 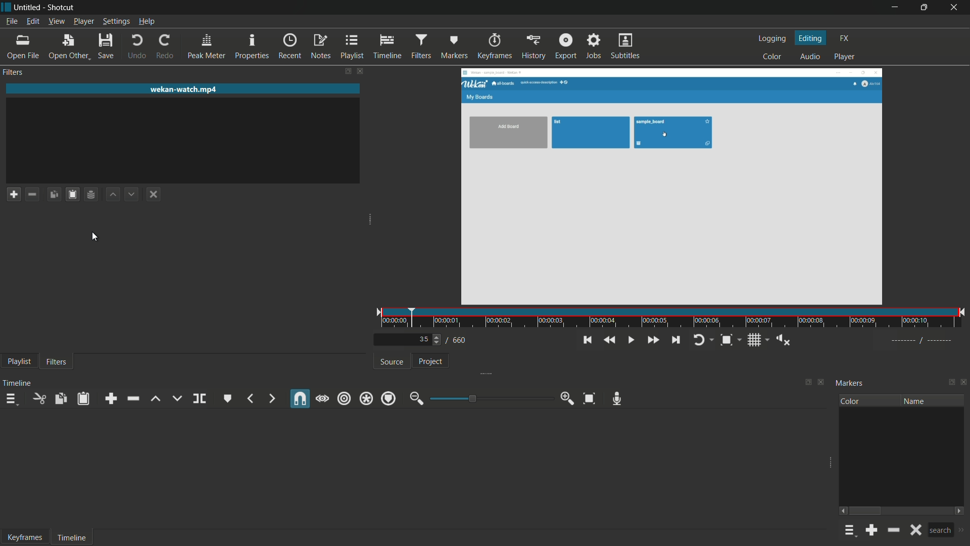 What do you see at coordinates (107, 47) in the screenshot?
I see `save` at bounding box center [107, 47].